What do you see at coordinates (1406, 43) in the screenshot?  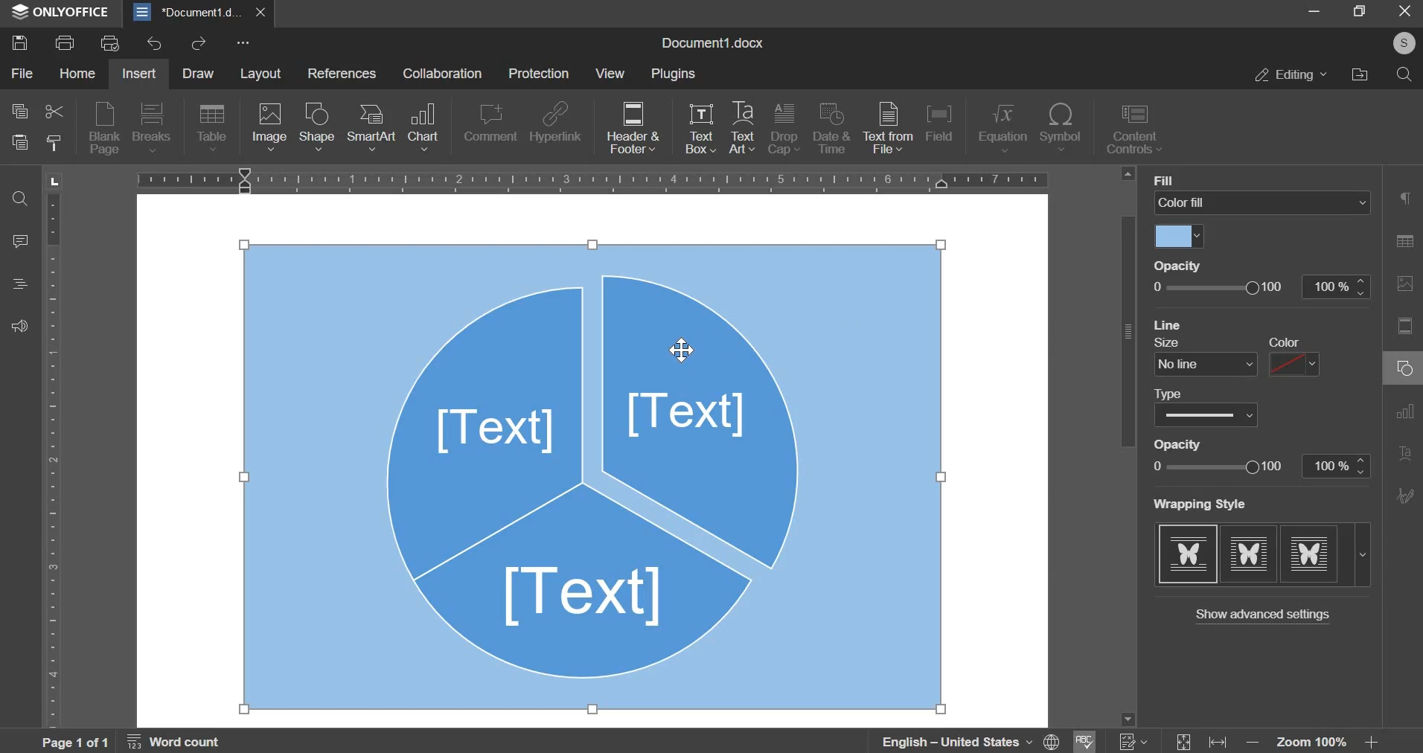 I see `` at bounding box center [1406, 43].